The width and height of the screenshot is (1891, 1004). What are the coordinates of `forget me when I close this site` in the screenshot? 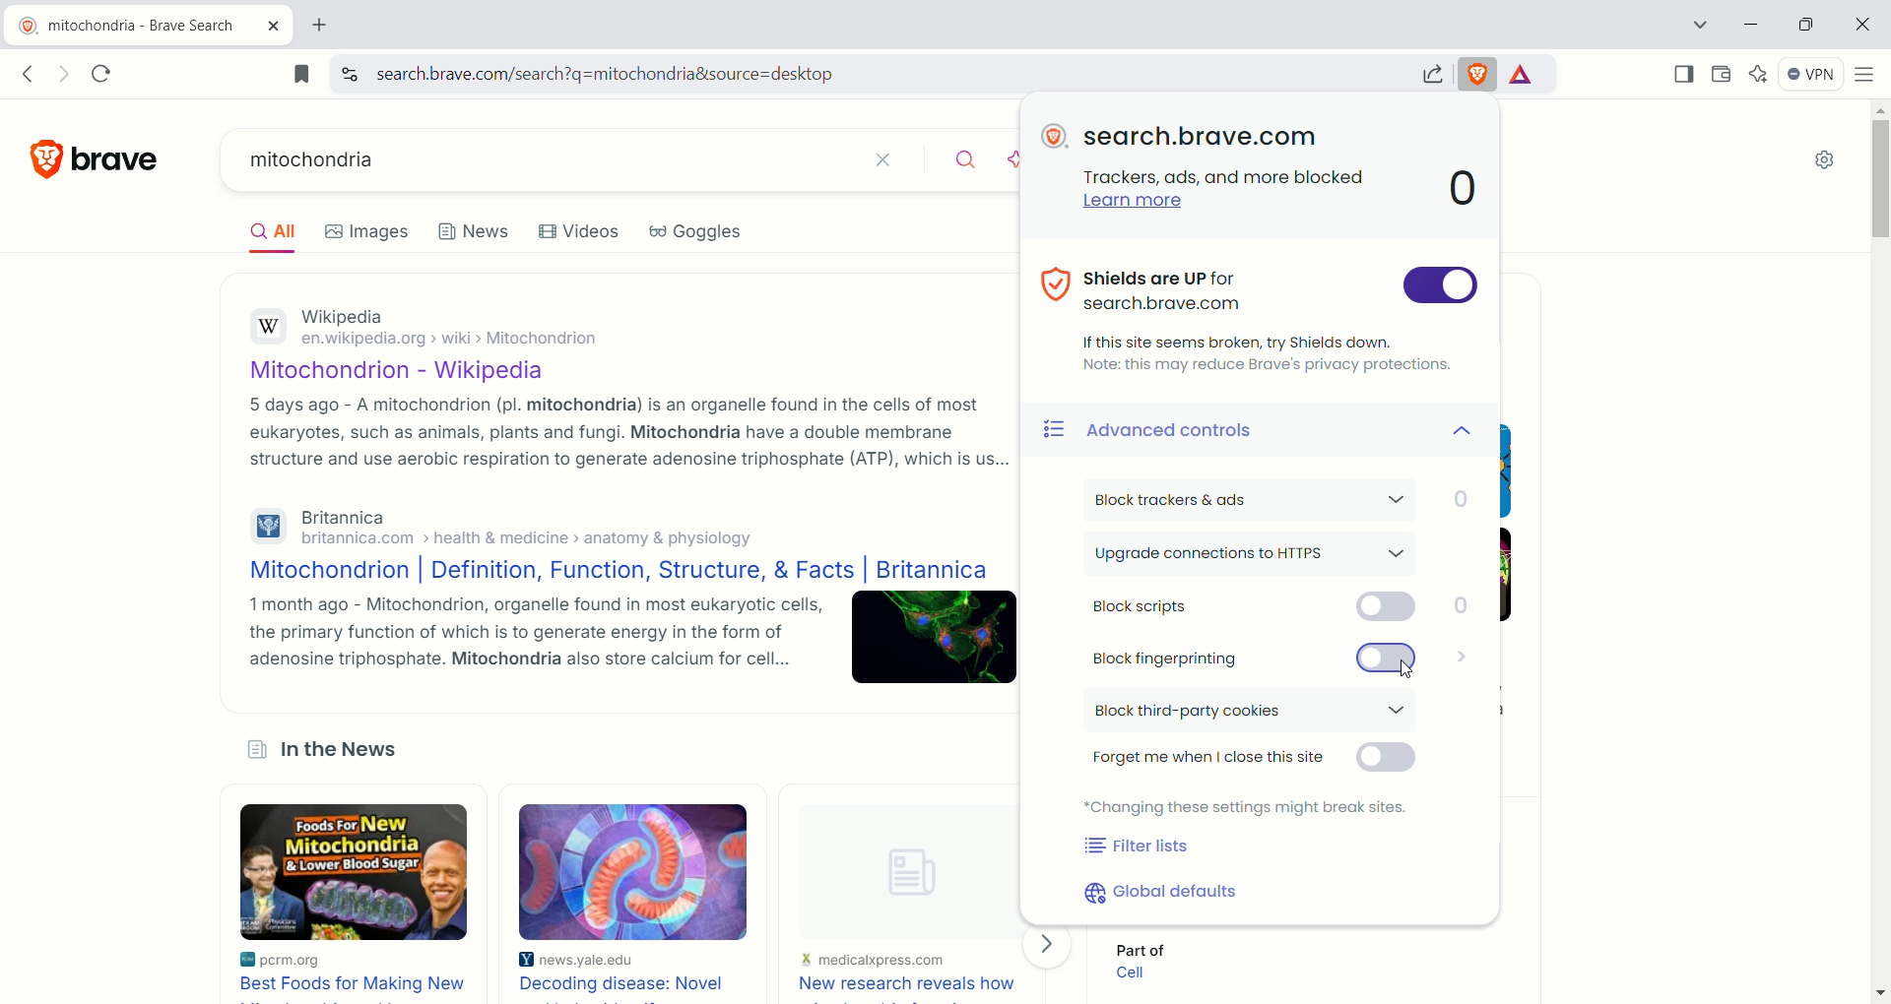 It's located at (1257, 761).